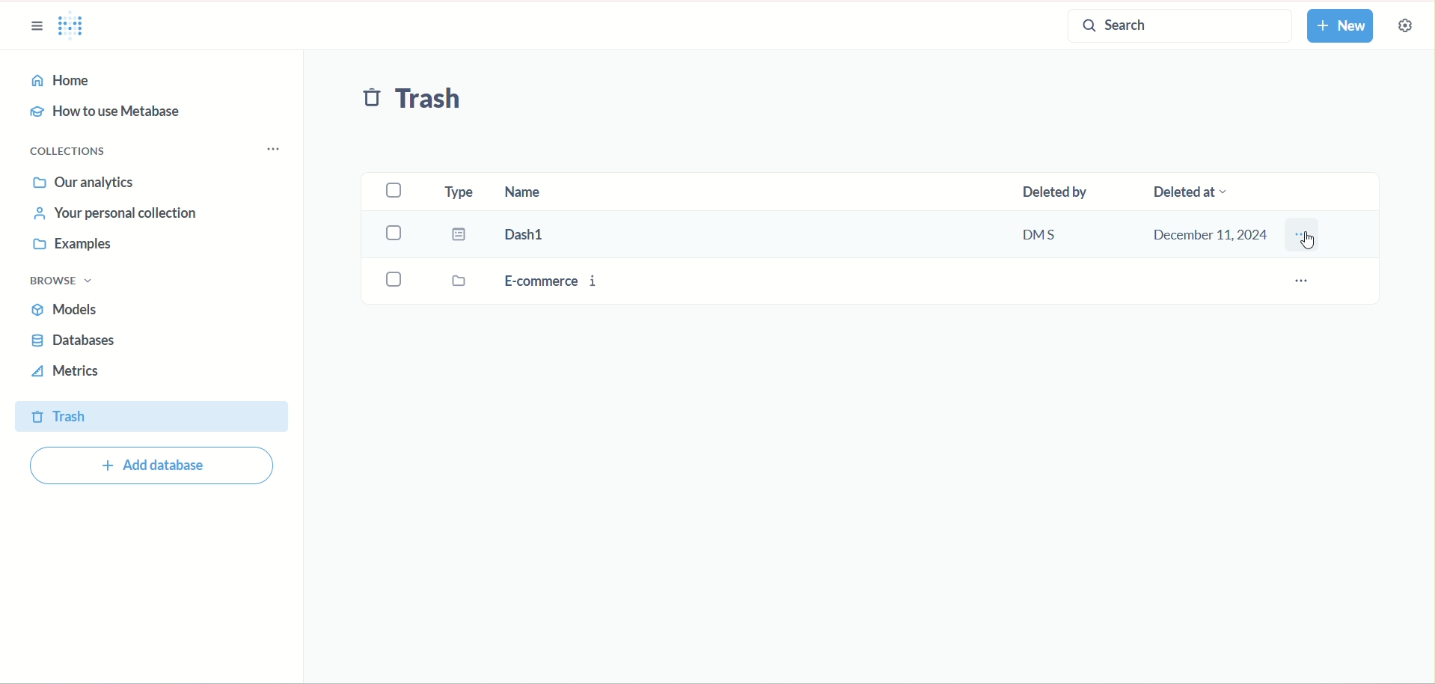 The height and width of the screenshot is (684, 1435). I want to click on new, so click(1345, 27).